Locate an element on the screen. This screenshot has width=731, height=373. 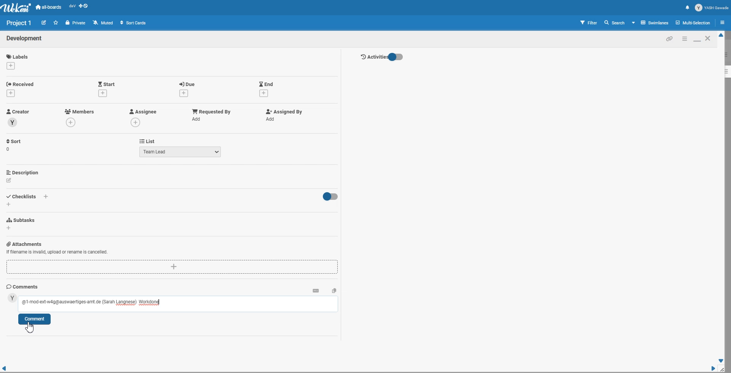
Cursor is located at coordinates (30, 327).